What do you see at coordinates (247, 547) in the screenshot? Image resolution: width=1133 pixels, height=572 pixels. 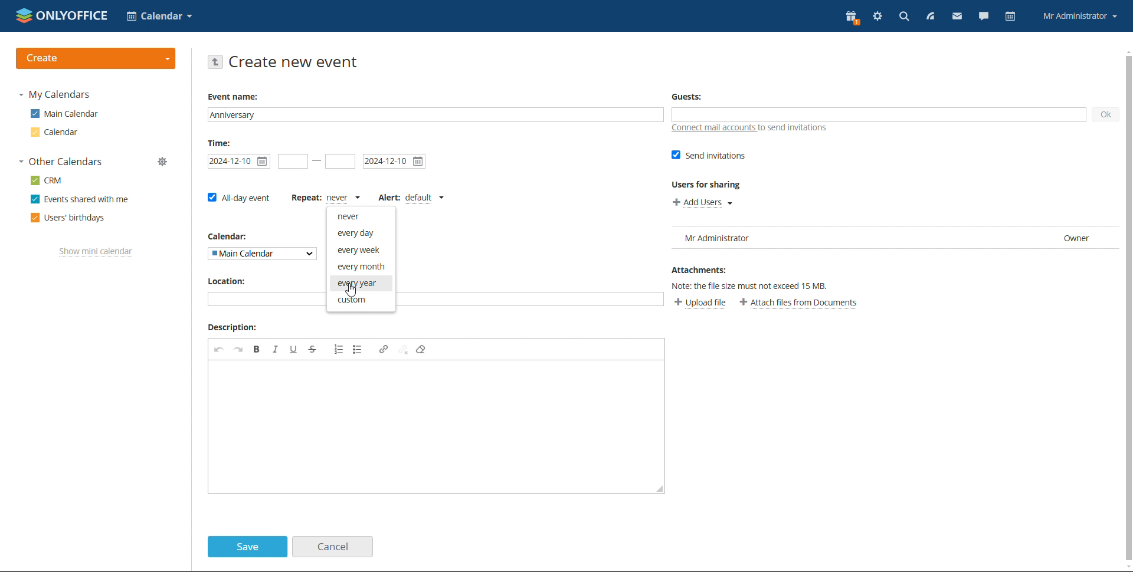 I see `save` at bounding box center [247, 547].